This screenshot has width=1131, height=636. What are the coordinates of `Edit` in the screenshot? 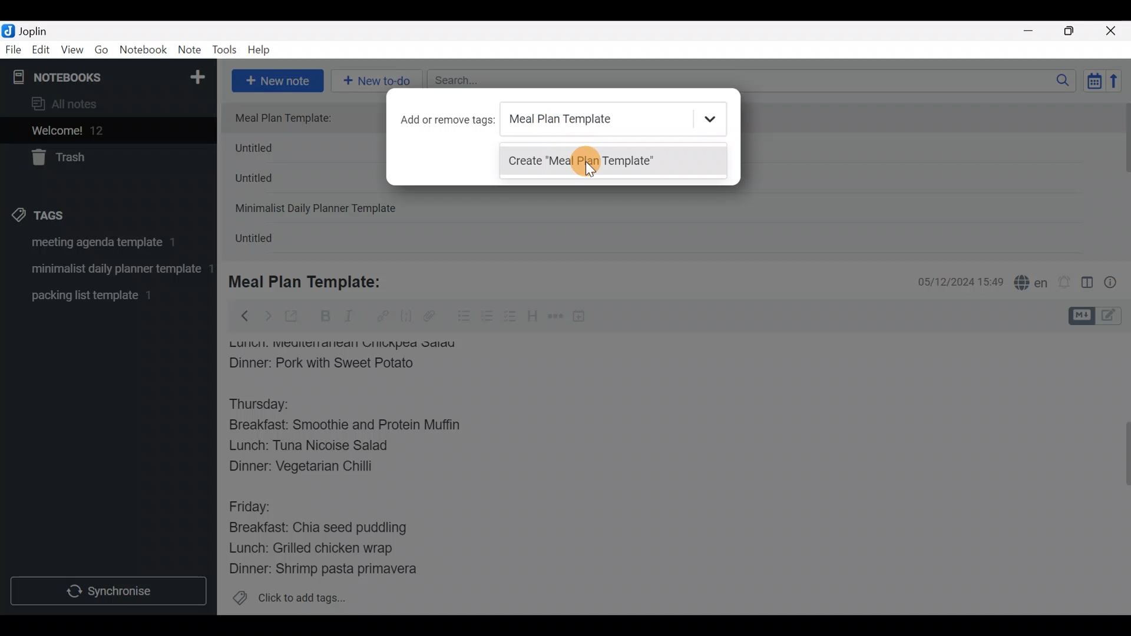 It's located at (41, 52).